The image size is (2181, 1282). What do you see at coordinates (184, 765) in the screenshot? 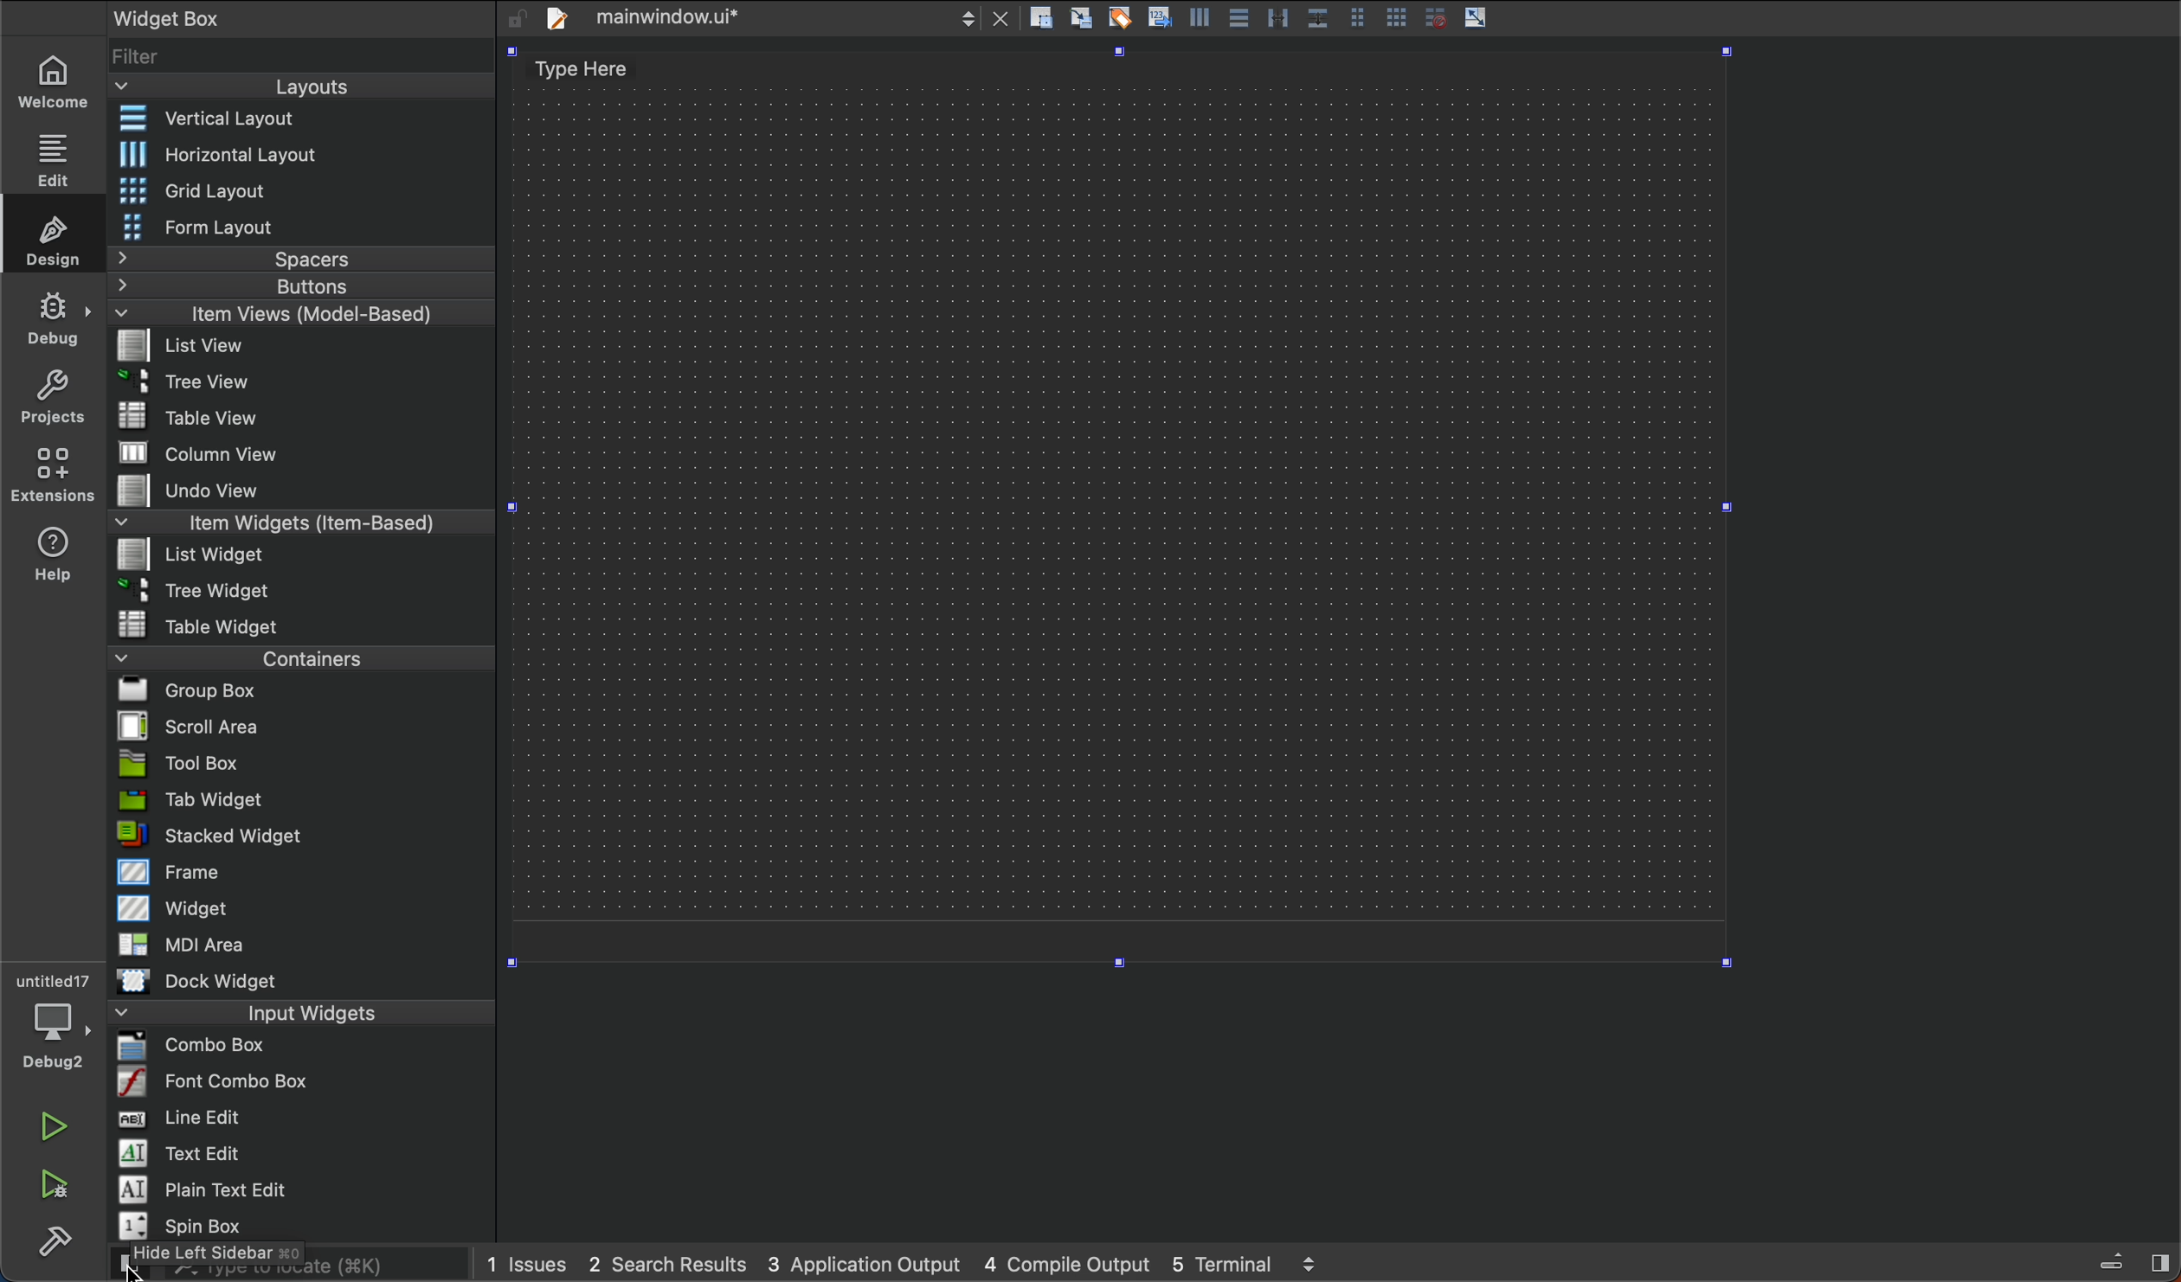
I see `Tool Box` at bounding box center [184, 765].